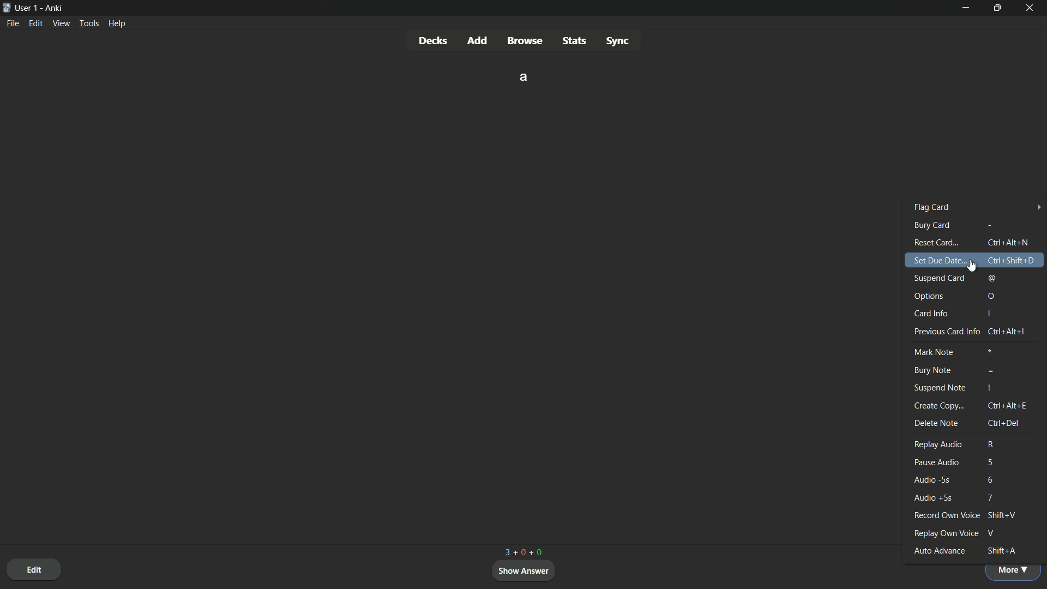 This screenshot has height=589, width=1047. I want to click on keyboard shortcut, so click(1007, 332).